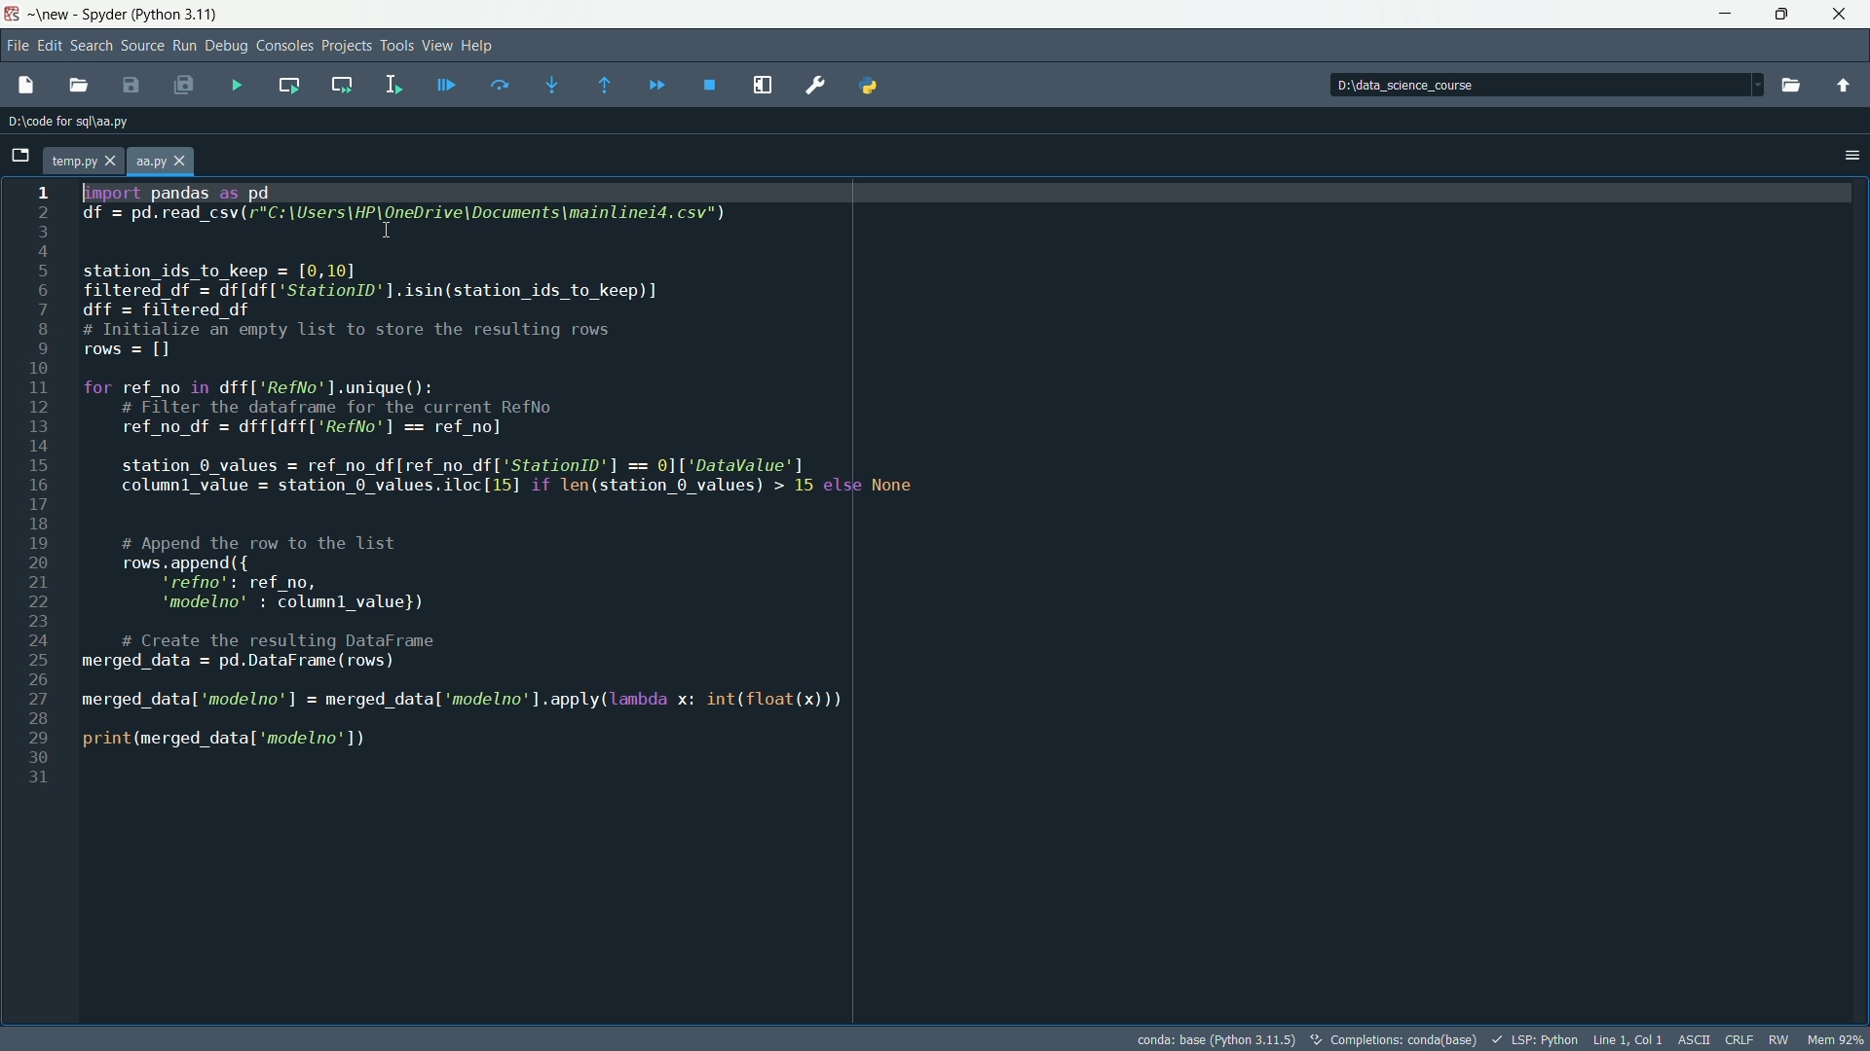  Describe the element at coordinates (397, 46) in the screenshot. I see `tools menu` at that location.